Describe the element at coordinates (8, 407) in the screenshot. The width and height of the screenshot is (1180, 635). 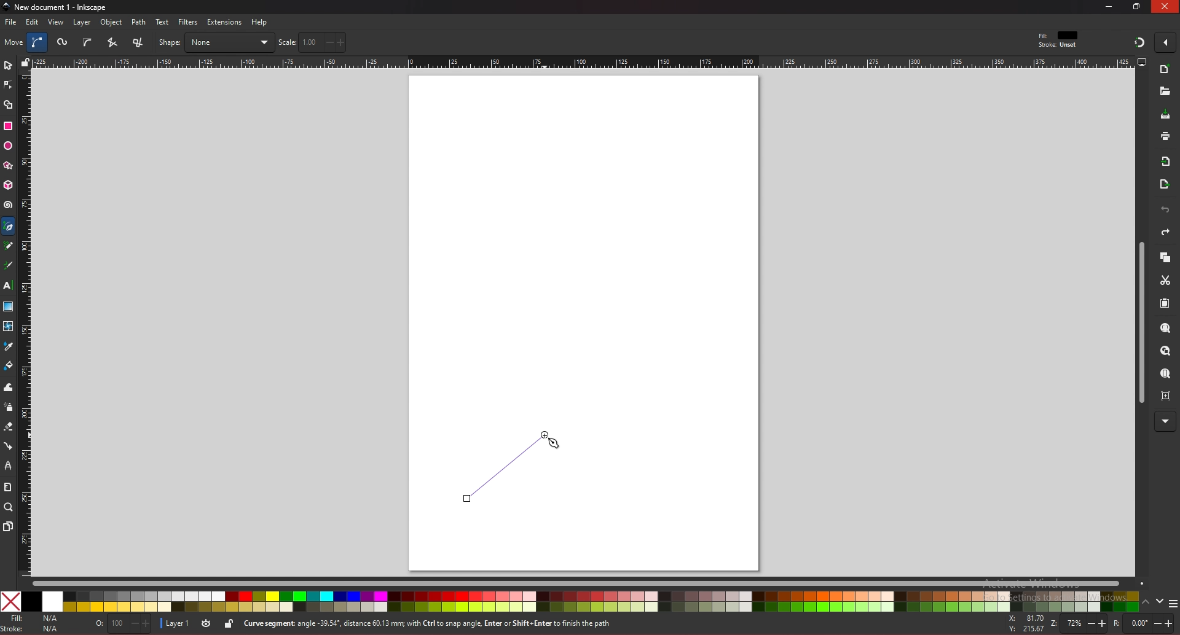
I see `spray` at that location.